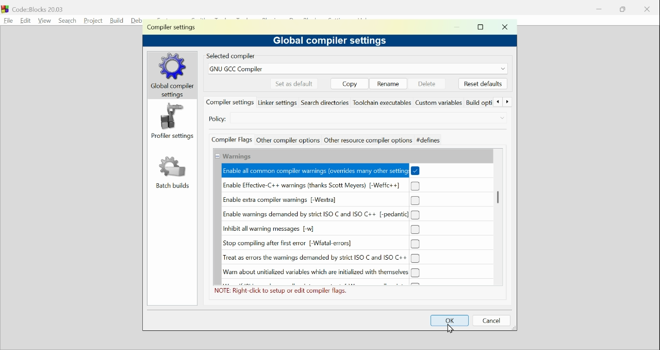 This screenshot has width=660, height=350. I want to click on defines, so click(428, 140).